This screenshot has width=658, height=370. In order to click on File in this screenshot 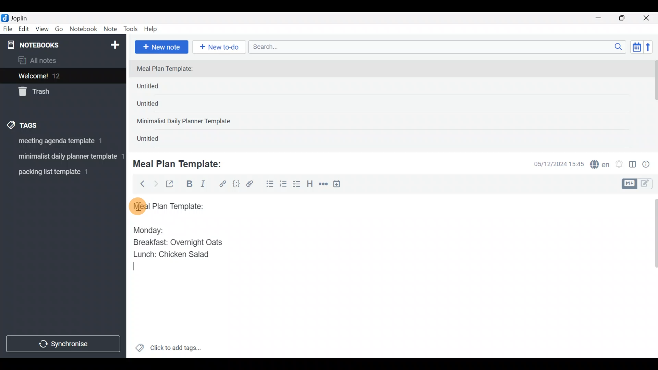, I will do `click(8, 29)`.